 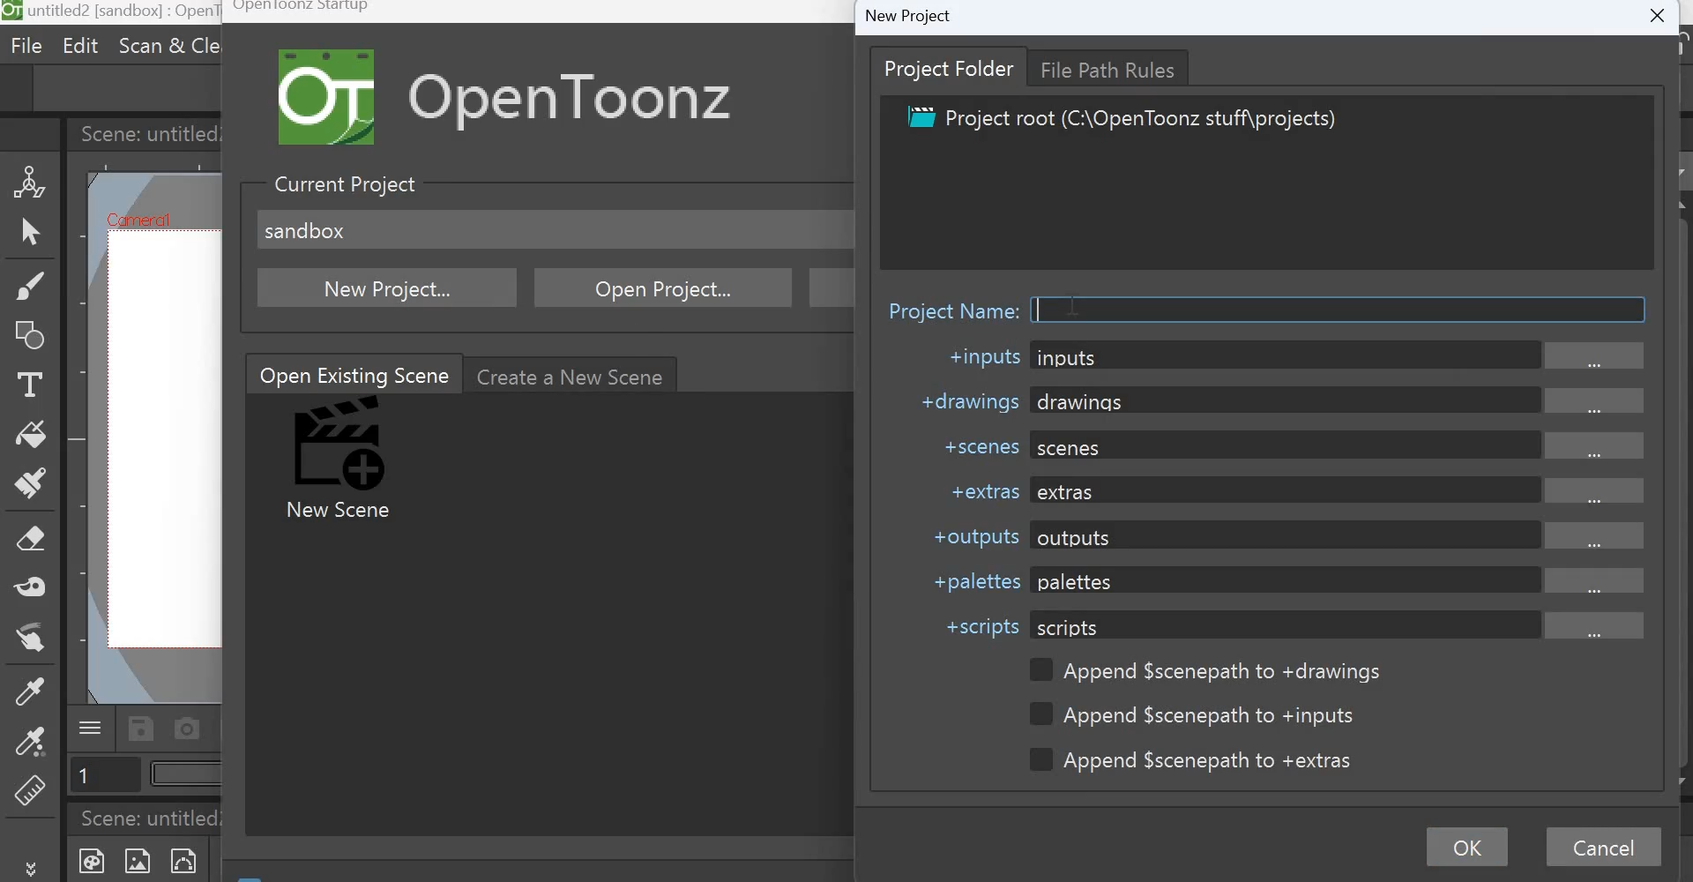 What do you see at coordinates (332, 97) in the screenshot?
I see `Logo` at bounding box center [332, 97].